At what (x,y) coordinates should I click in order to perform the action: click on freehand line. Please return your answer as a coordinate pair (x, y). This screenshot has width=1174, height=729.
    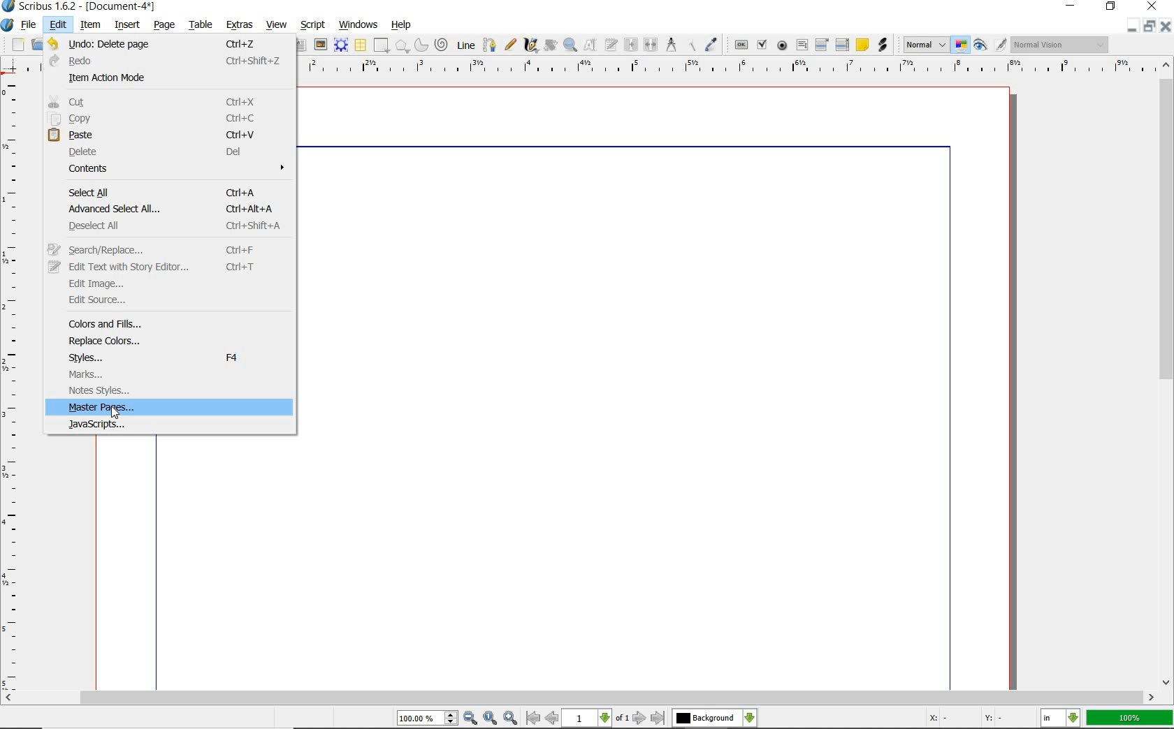
    Looking at the image, I should click on (508, 45).